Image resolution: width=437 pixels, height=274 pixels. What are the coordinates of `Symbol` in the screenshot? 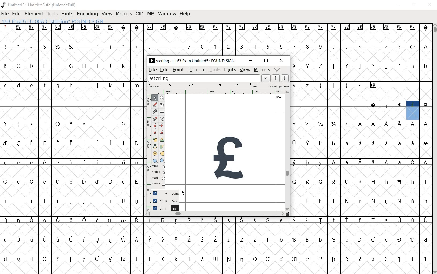 It's located at (110, 143).